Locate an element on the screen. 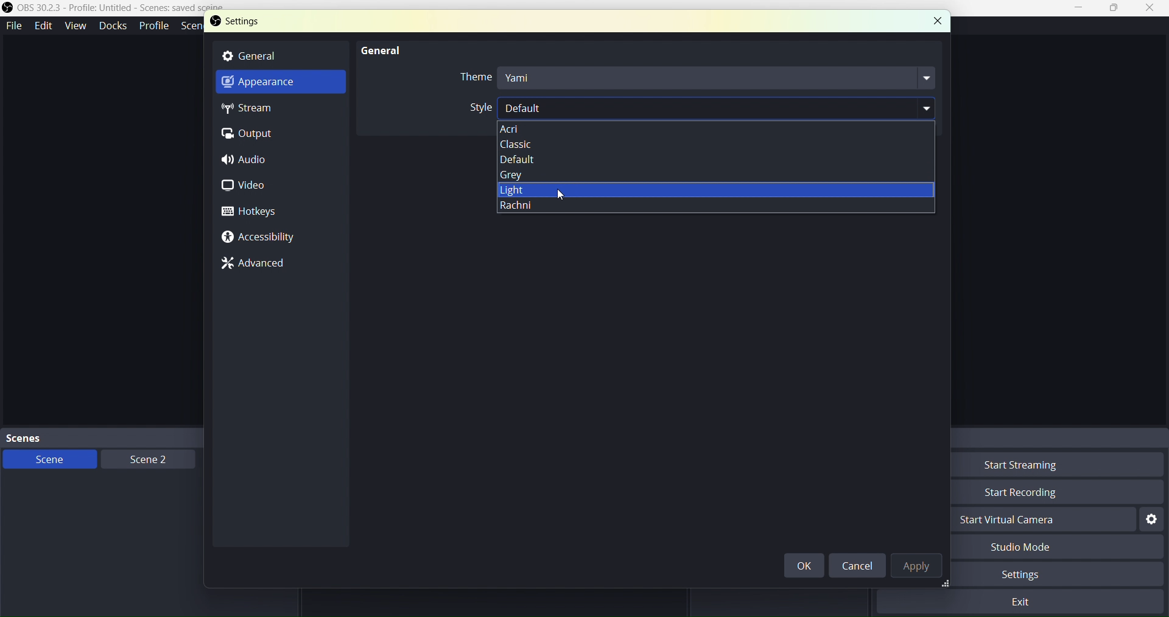 The width and height of the screenshot is (1169, 617). Edit is located at coordinates (44, 26).